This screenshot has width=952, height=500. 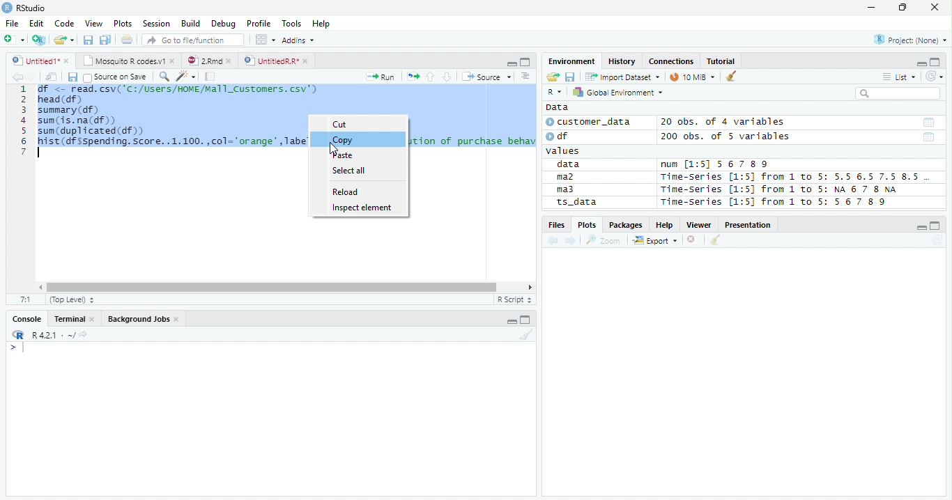 I want to click on Date, so click(x=929, y=138).